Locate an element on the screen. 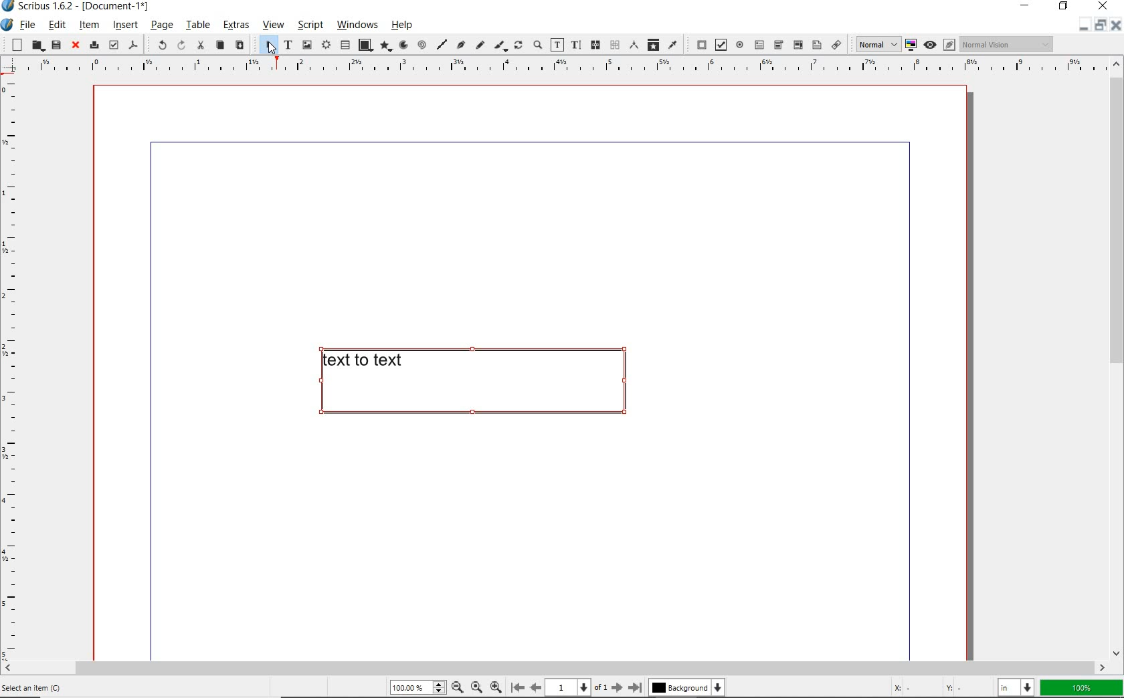 This screenshot has height=698, width=1124. Cursor is located at coordinates (270, 50).